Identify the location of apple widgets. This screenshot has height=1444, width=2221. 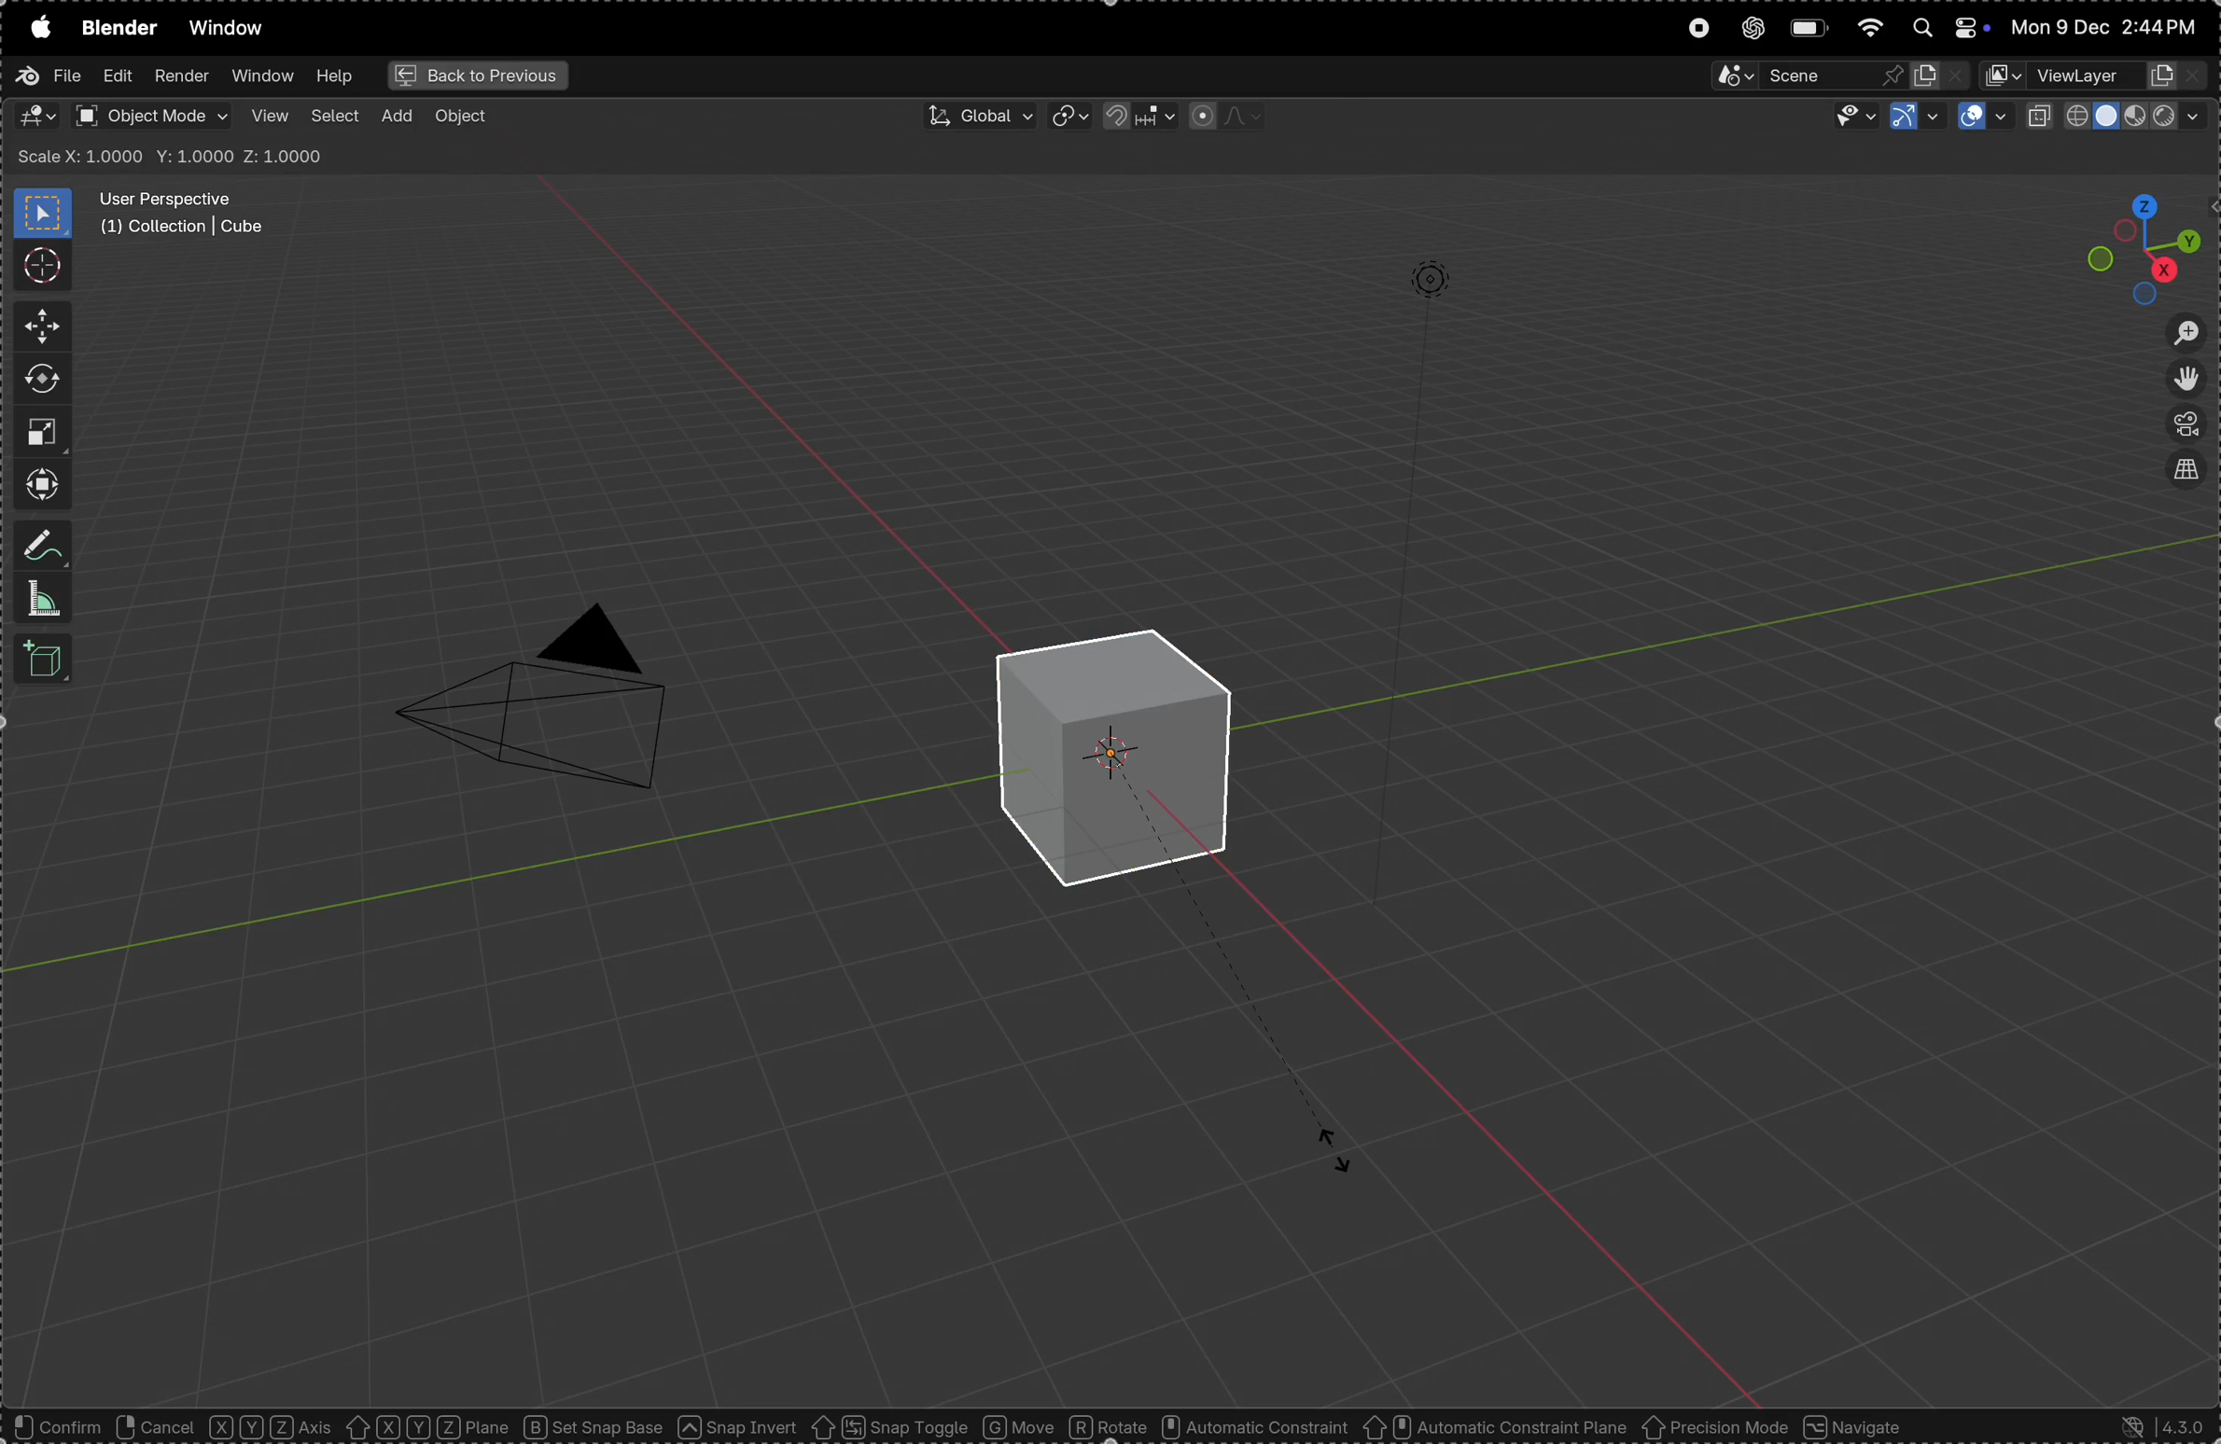
(1945, 29).